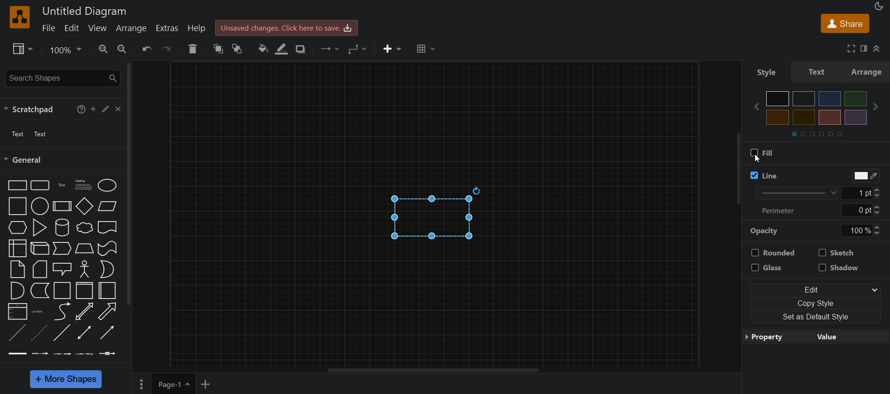 Image resolution: width=890 pixels, height=394 pixels. Describe the element at coordinates (71, 28) in the screenshot. I see `edit` at that location.